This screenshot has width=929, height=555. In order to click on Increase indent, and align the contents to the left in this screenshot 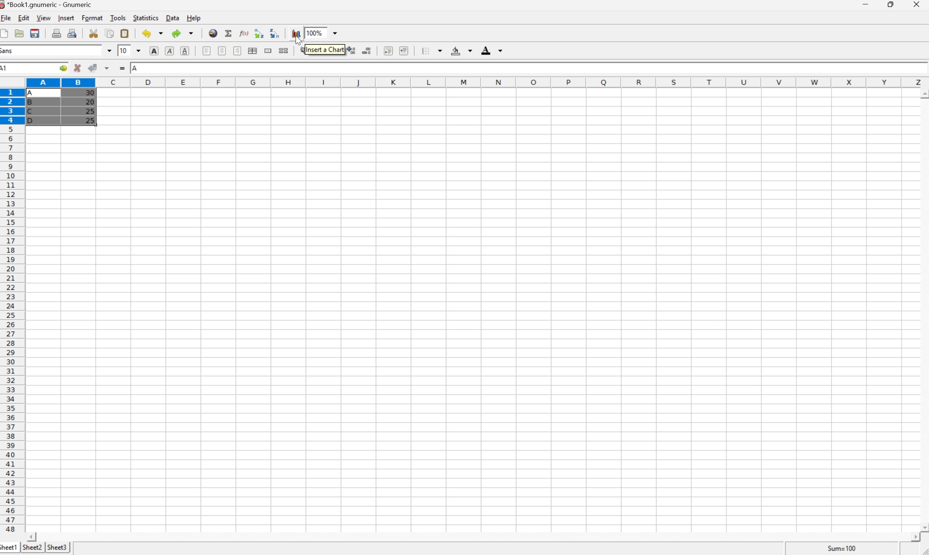, I will do `click(406, 51)`.